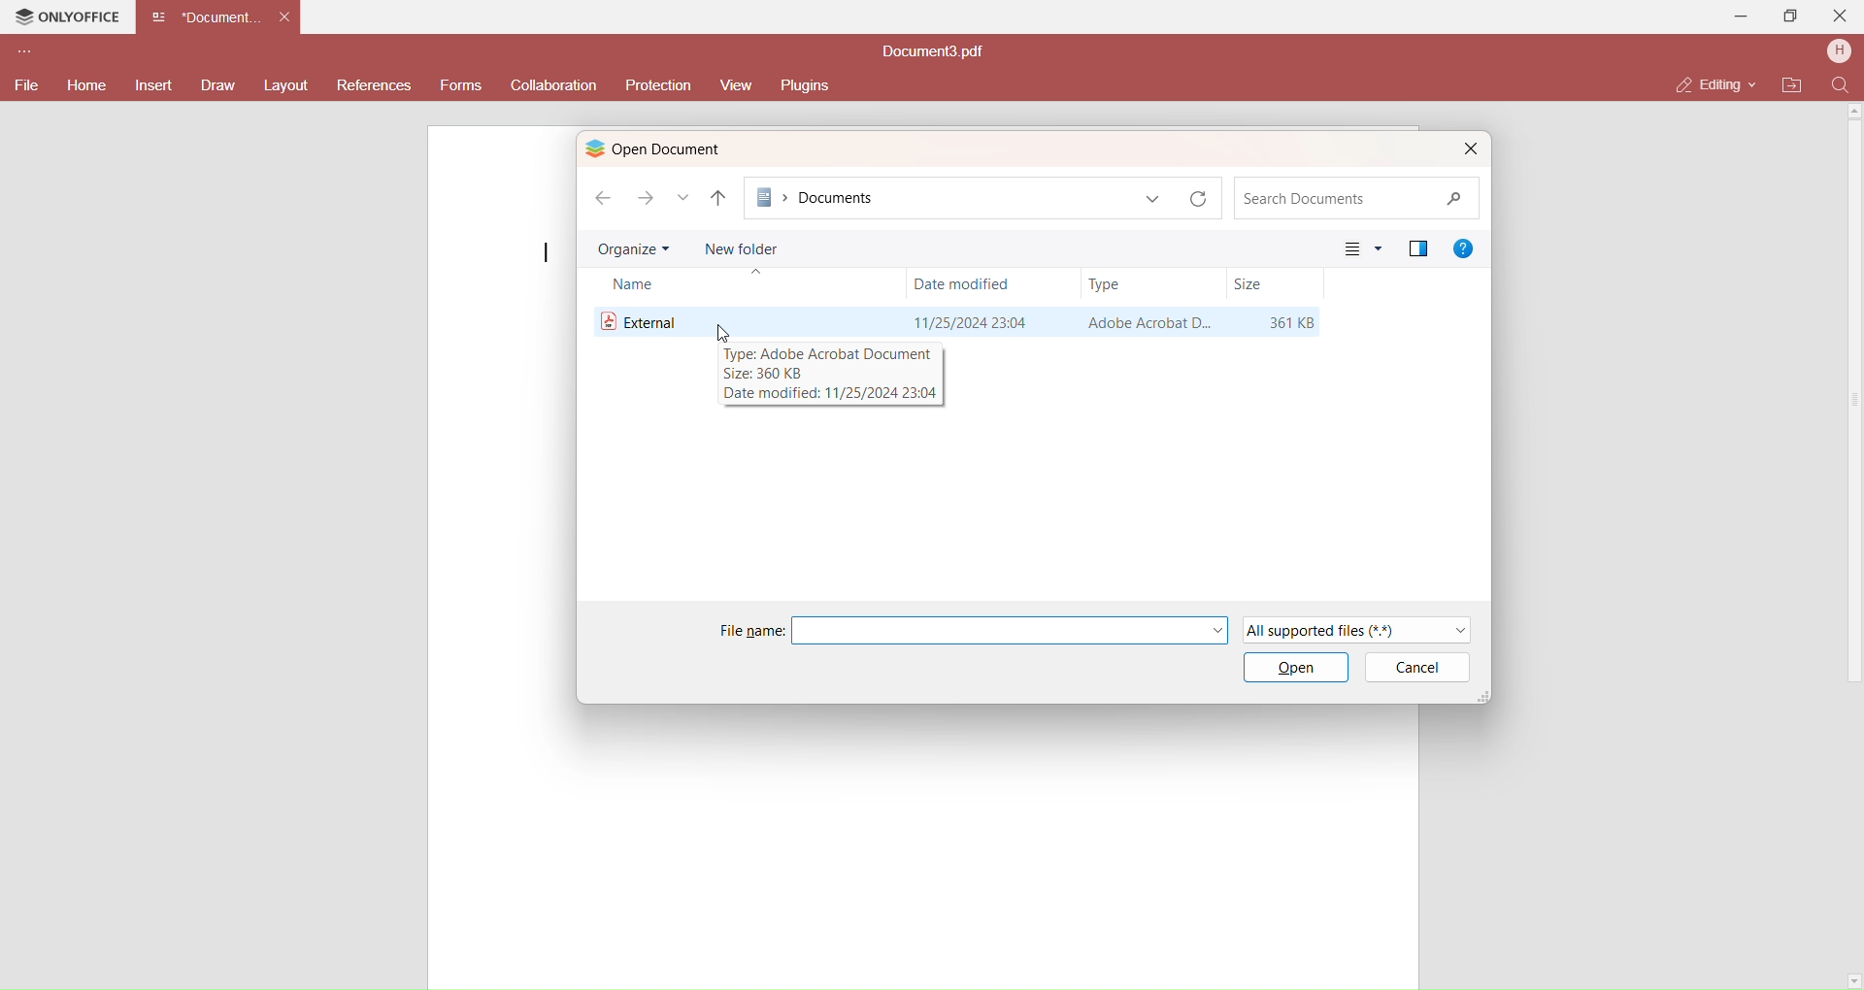 The image size is (1864, 990). Describe the element at coordinates (1204, 199) in the screenshot. I see `Reload` at that location.